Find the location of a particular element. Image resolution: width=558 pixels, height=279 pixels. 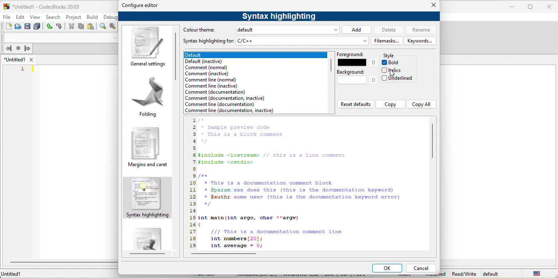

syntax highlighting is located at coordinates (148, 198).